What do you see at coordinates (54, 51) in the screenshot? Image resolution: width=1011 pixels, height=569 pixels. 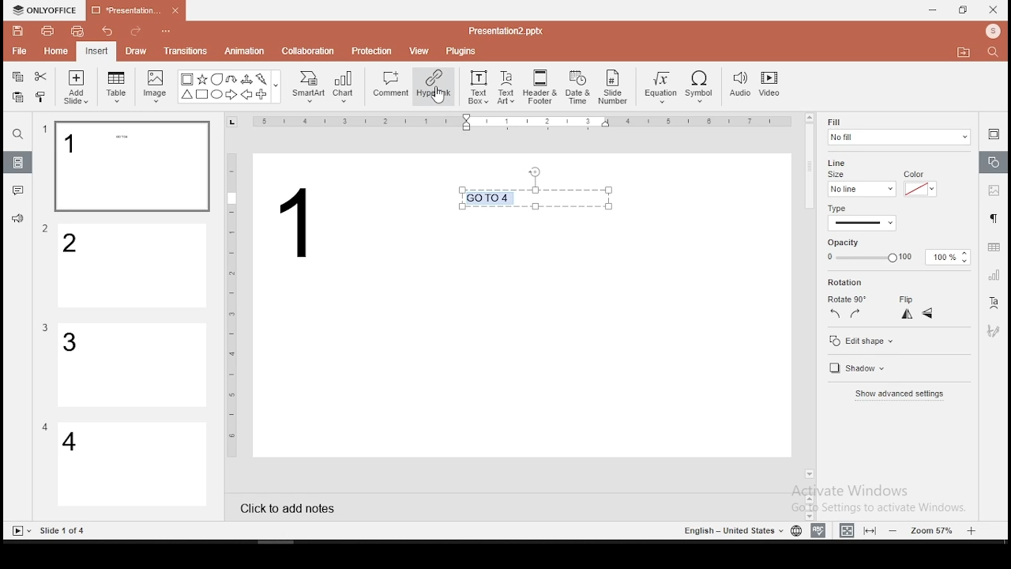 I see `home` at bounding box center [54, 51].